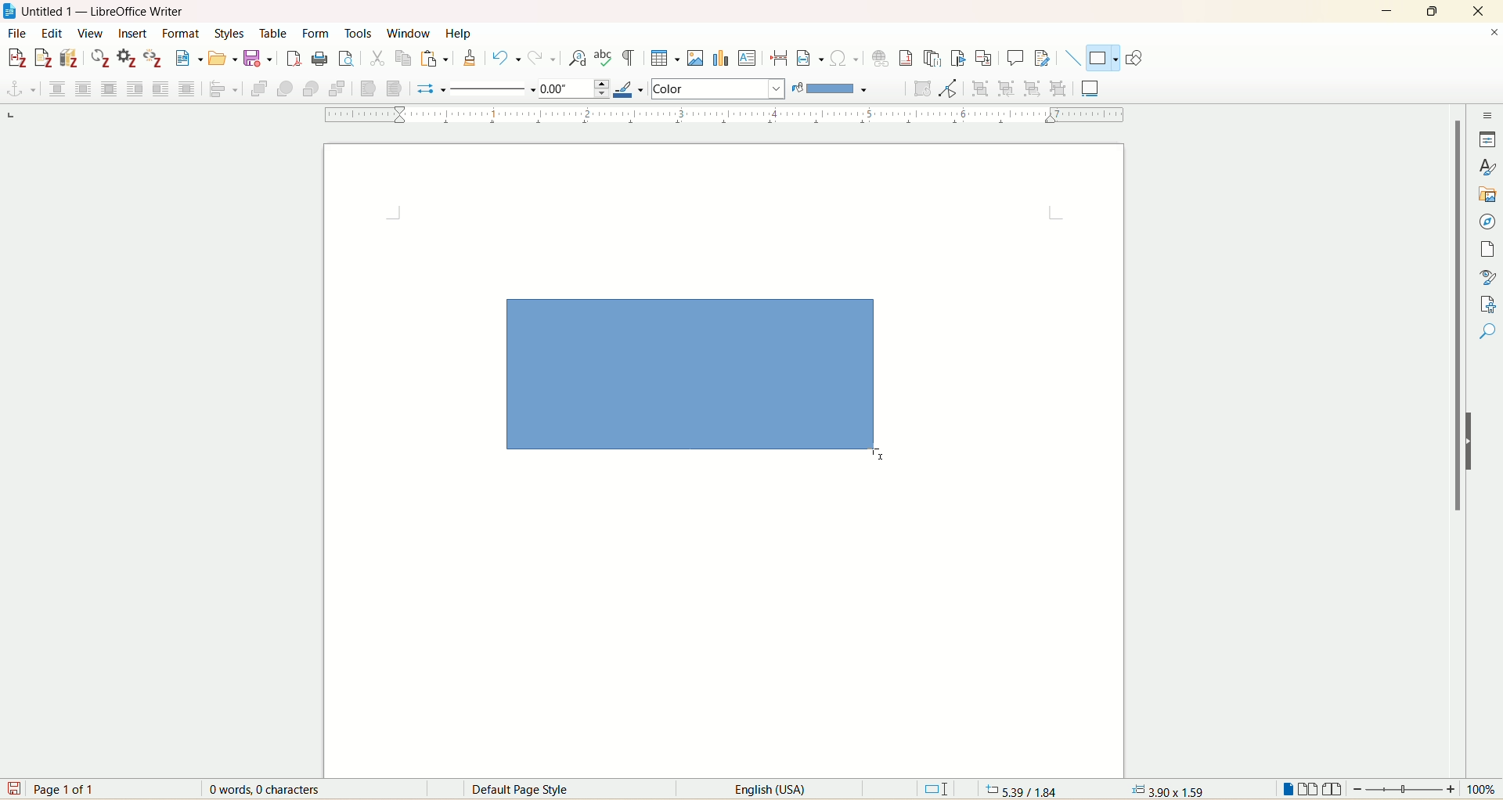 The height and width of the screenshot is (800, 1503). I want to click on English(USA), so click(759, 789).